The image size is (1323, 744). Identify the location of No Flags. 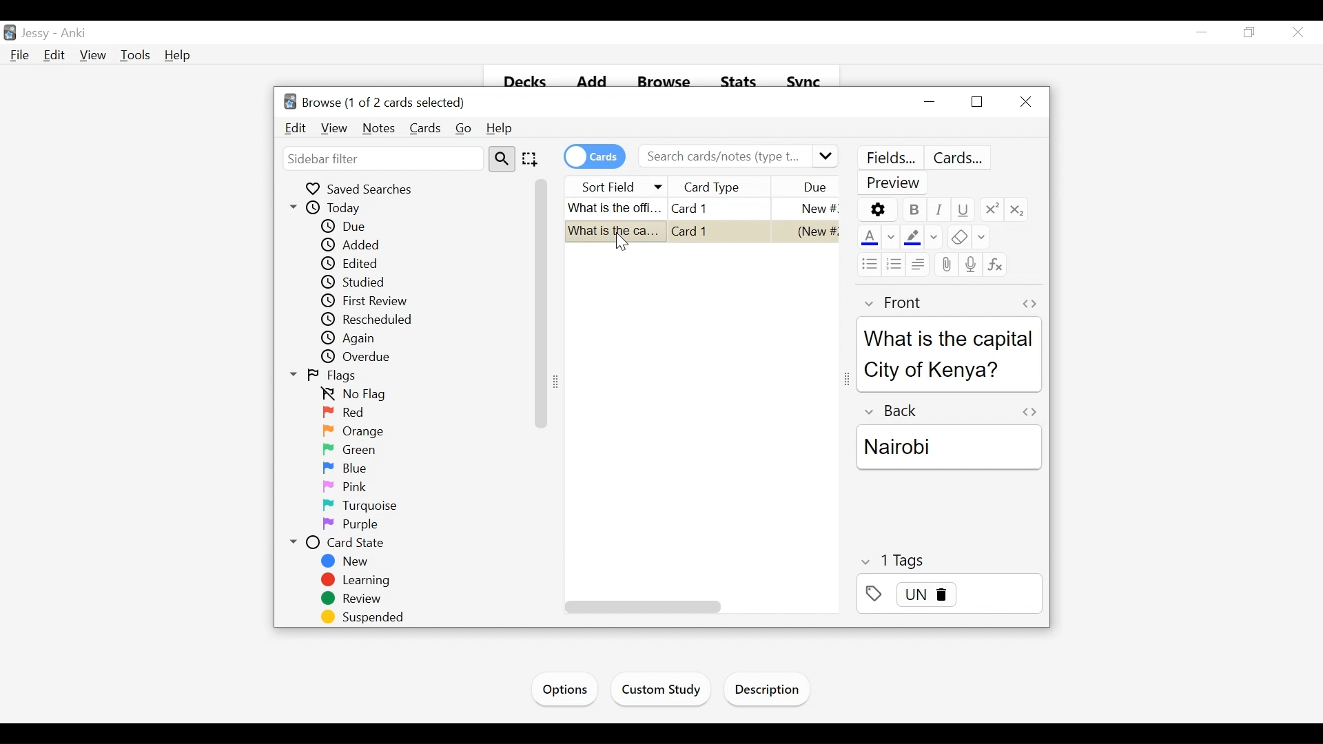
(359, 395).